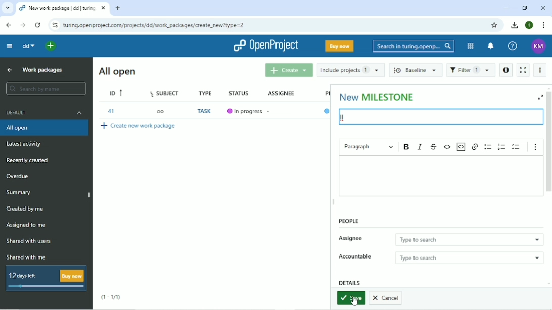 The height and width of the screenshot is (310, 552). What do you see at coordinates (288, 70) in the screenshot?
I see `Create` at bounding box center [288, 70].